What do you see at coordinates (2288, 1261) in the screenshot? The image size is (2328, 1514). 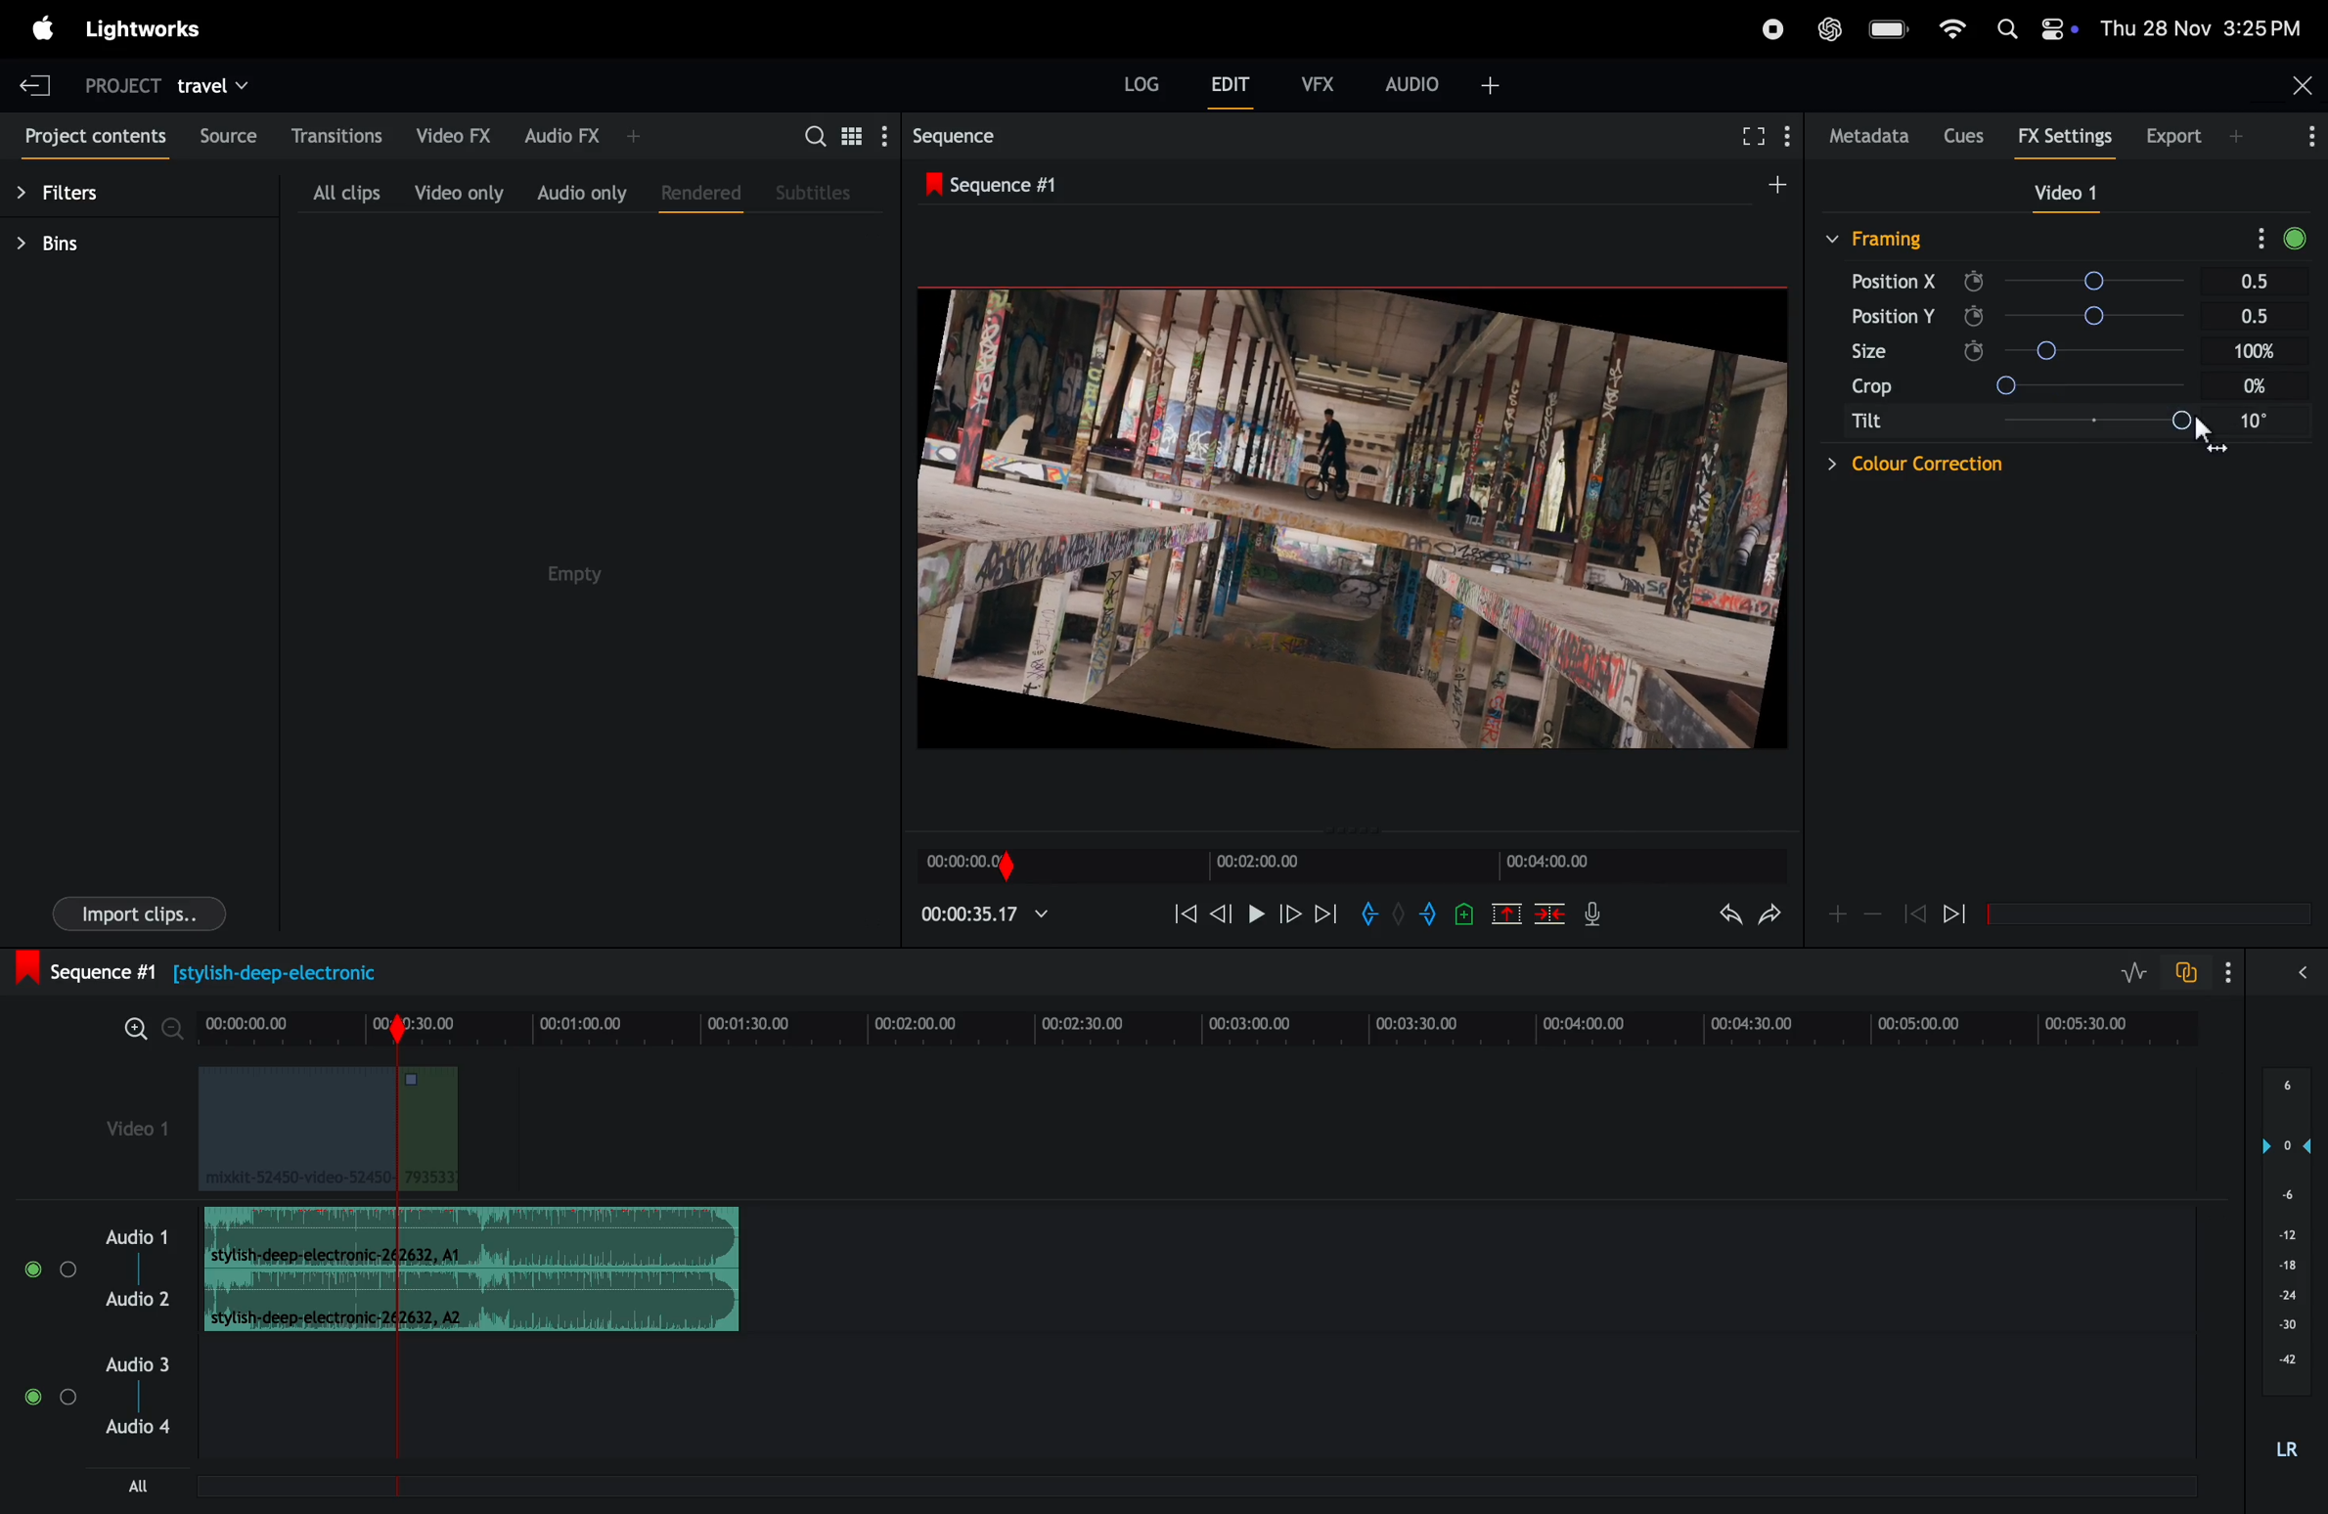 I see `audio level` at bounding box center [2288, 1261].